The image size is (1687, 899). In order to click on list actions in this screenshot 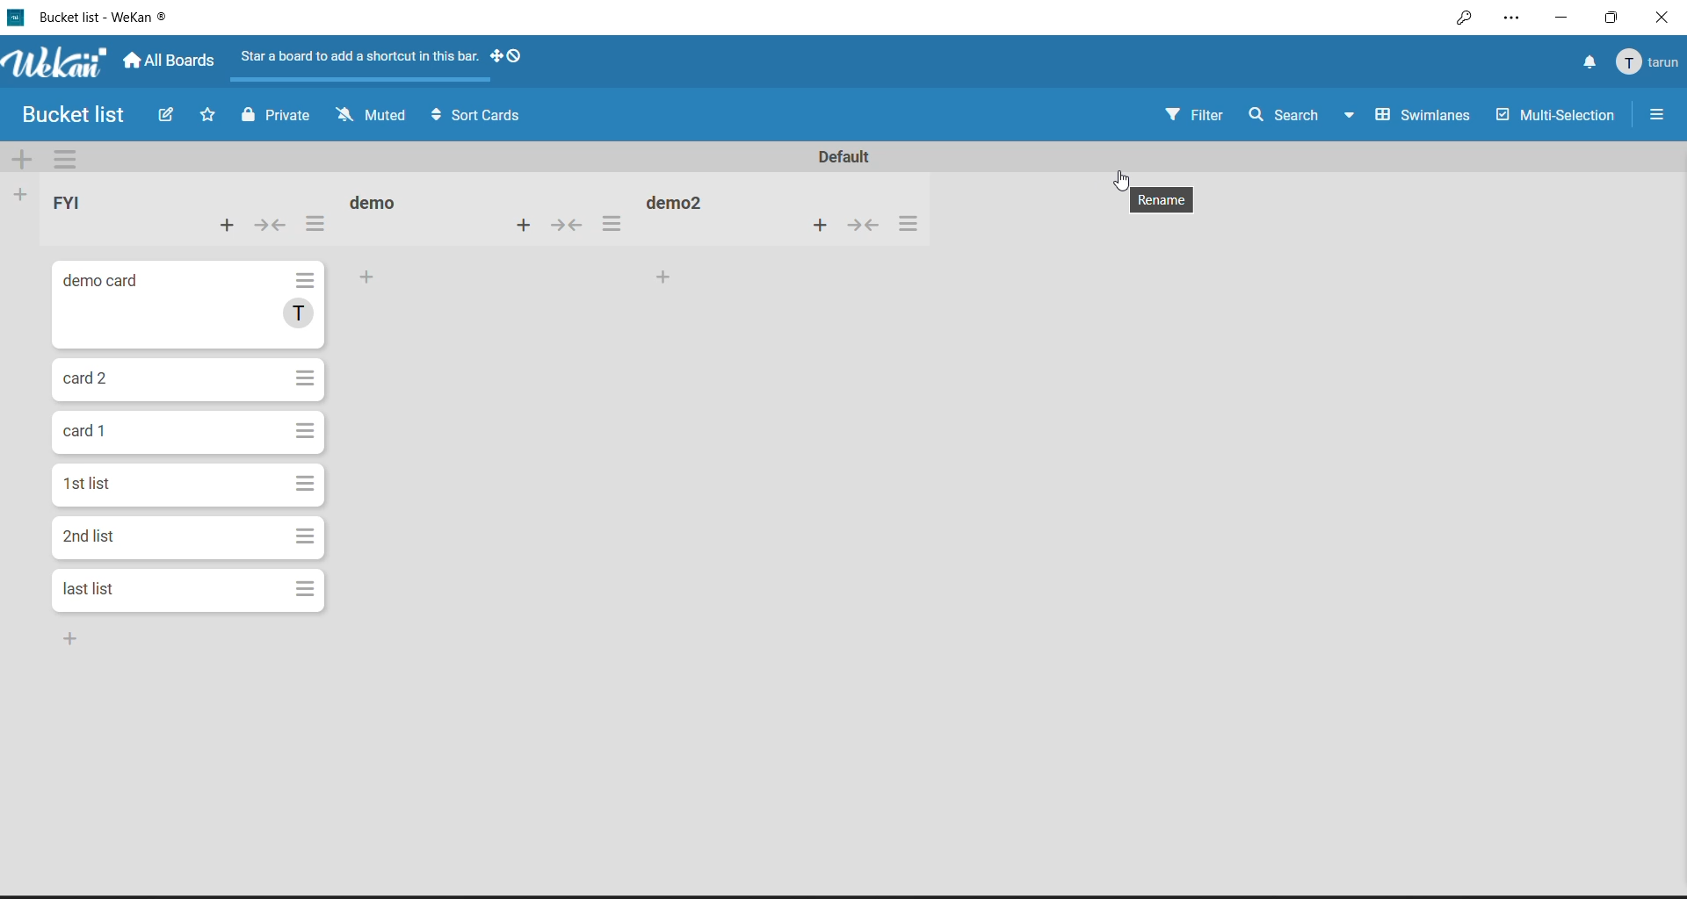, I will do `click(611, 222)`.